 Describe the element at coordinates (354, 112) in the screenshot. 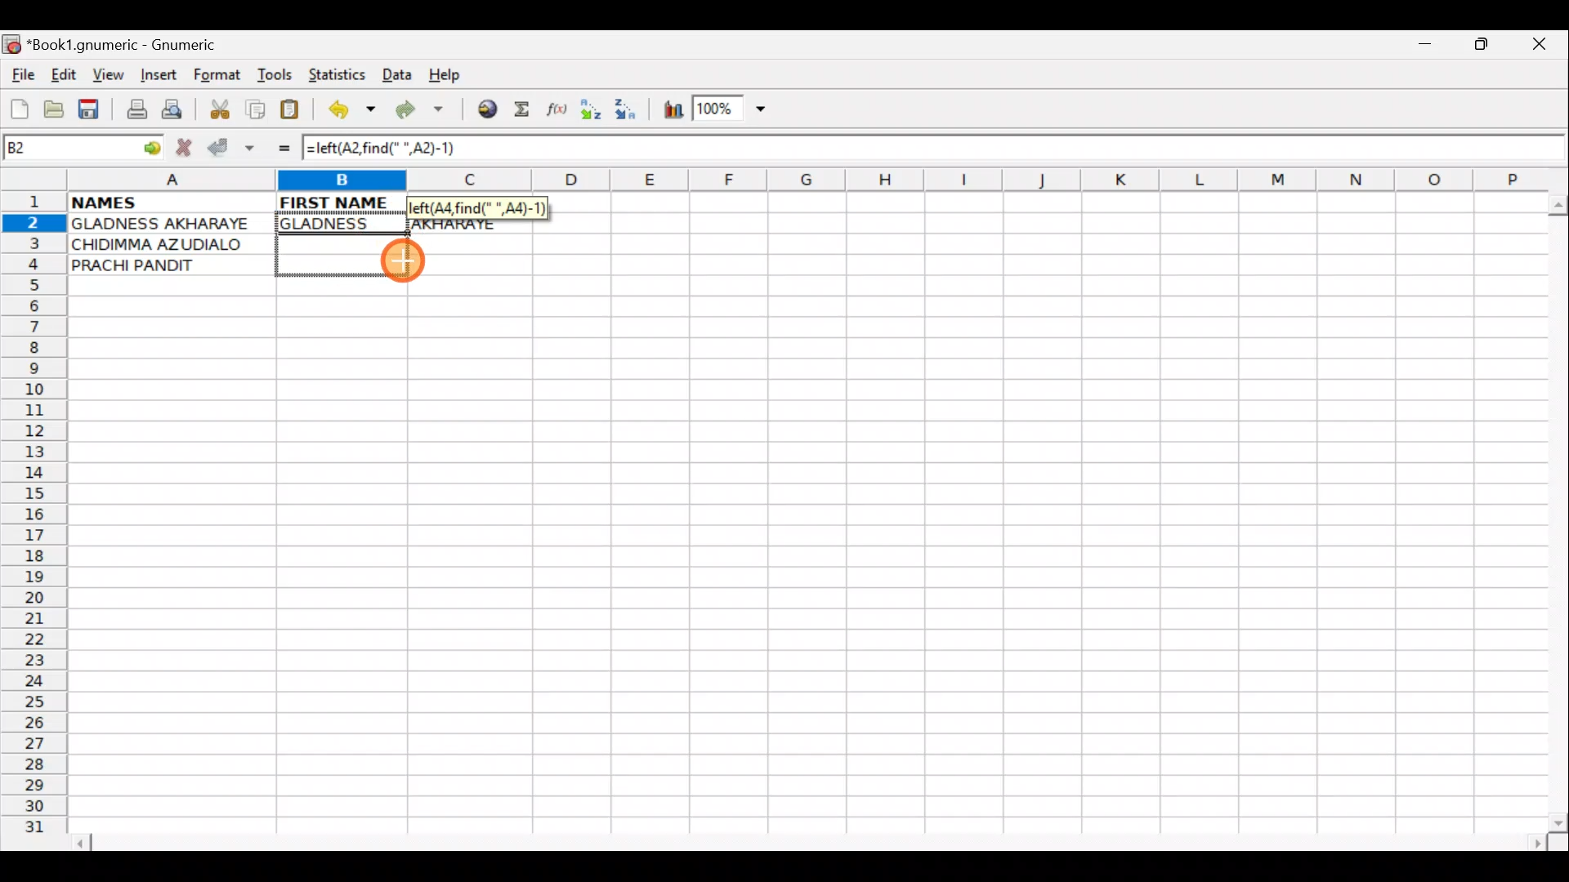

I see `Undo last action` at that location.